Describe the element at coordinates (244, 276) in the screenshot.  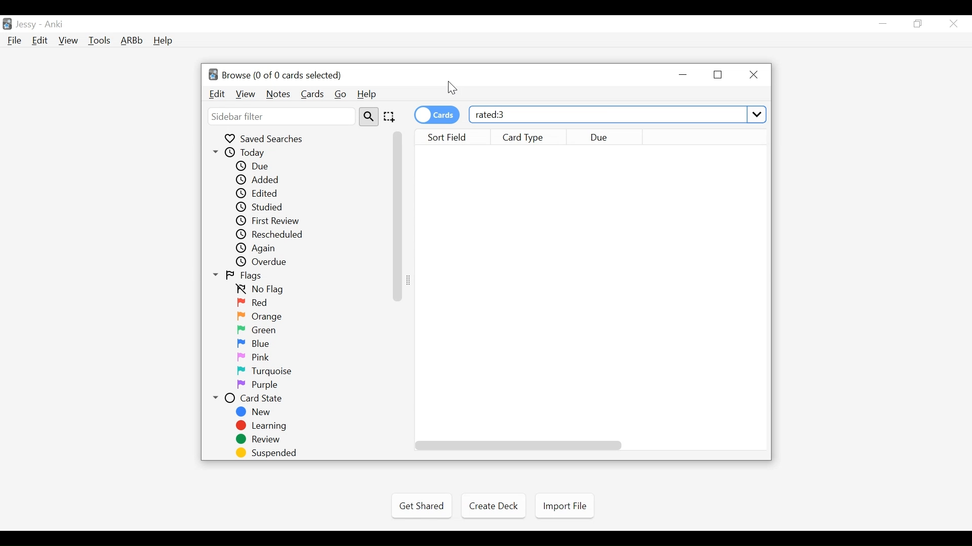
I see `Flags` at that location.